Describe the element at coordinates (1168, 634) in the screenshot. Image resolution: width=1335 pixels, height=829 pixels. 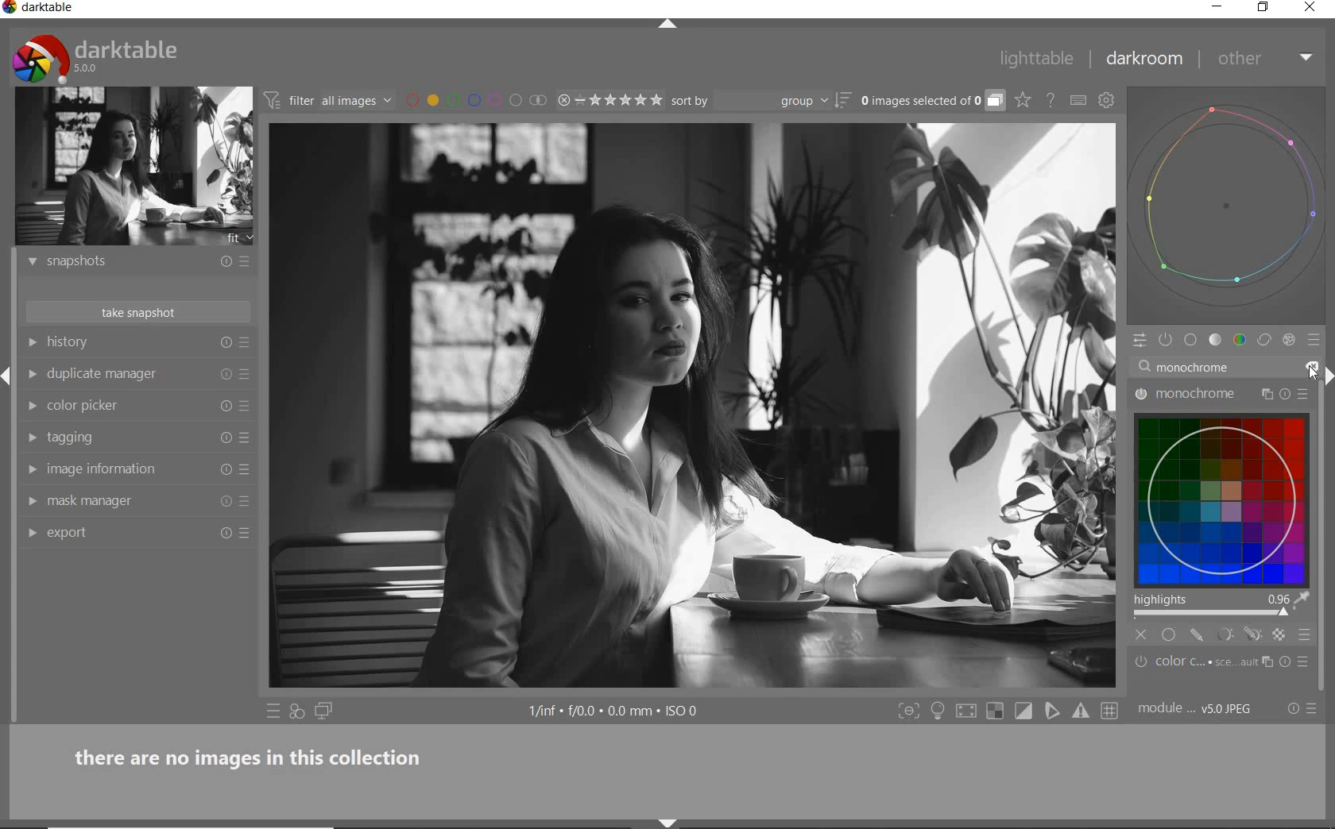
I see `uniformly` at that location.